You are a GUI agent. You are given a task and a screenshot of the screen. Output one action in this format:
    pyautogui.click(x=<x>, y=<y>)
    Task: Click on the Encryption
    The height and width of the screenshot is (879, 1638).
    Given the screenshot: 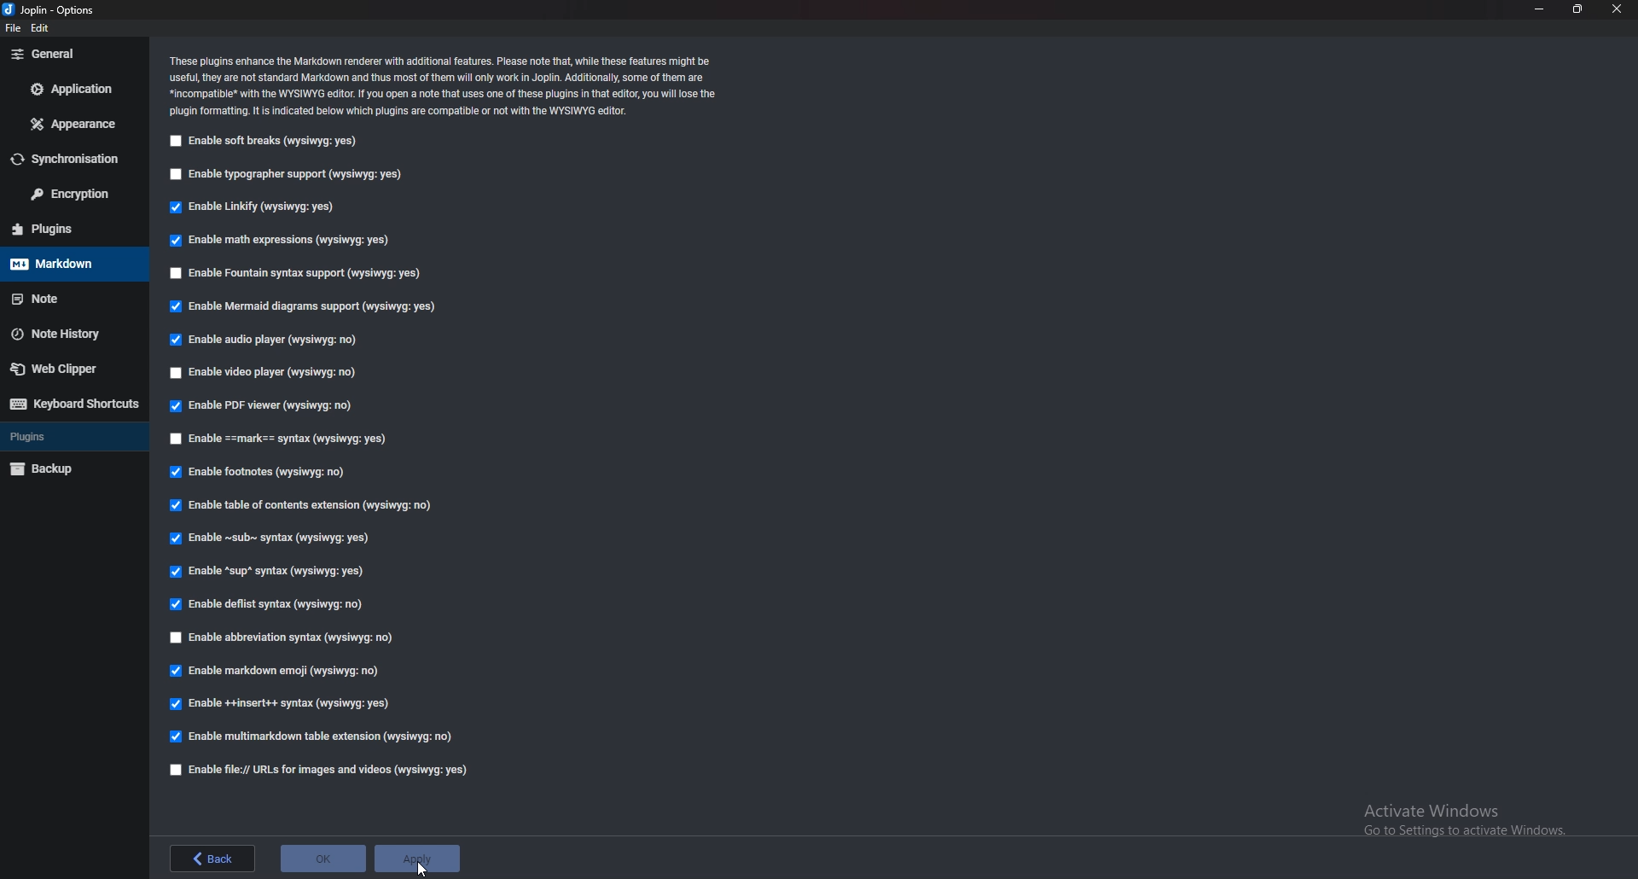 What is the action you would take?
    pyautogui.click(x=74, y=194)
    